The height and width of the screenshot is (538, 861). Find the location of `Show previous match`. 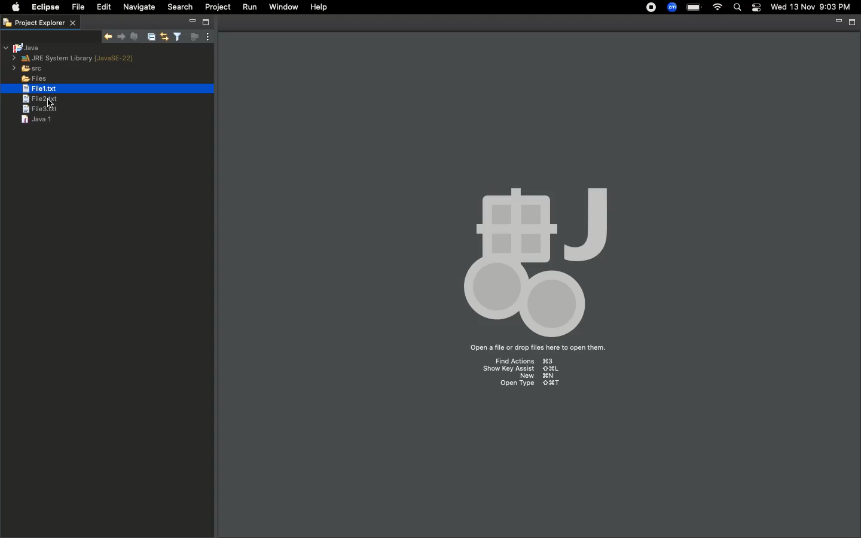

Show previous match is located at coordinates (123, 36).